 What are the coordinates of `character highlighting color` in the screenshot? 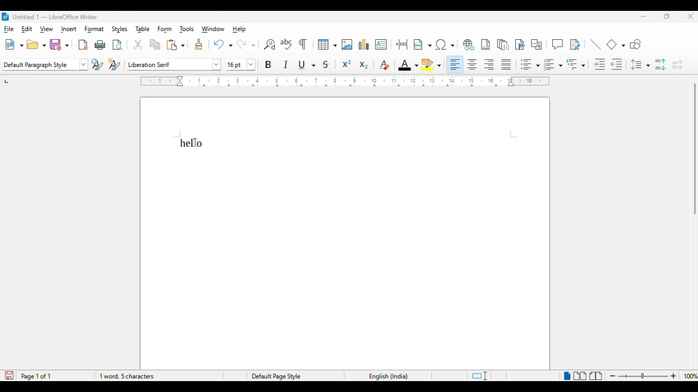 It's located at (432, 65).